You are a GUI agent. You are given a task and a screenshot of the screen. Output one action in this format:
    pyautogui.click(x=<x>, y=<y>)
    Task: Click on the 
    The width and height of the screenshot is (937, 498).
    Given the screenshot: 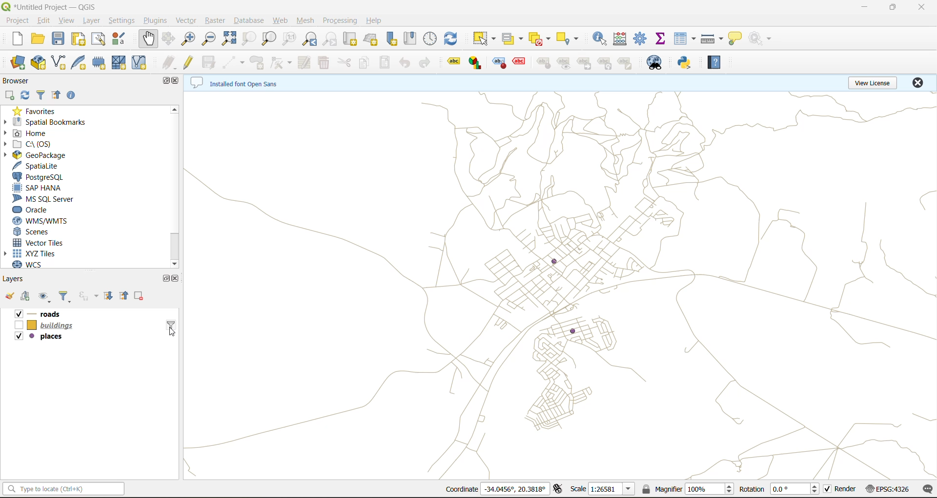 What is the action you would take?
    pyautogui.click(x=661, y=39)
    